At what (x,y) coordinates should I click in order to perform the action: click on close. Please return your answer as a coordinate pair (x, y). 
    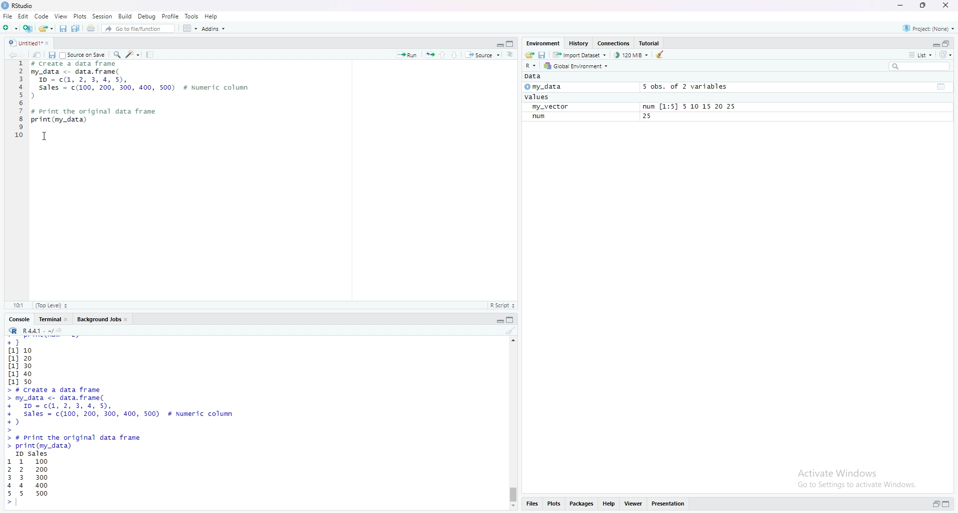
    Looking at the image, I should click on (950, 5).